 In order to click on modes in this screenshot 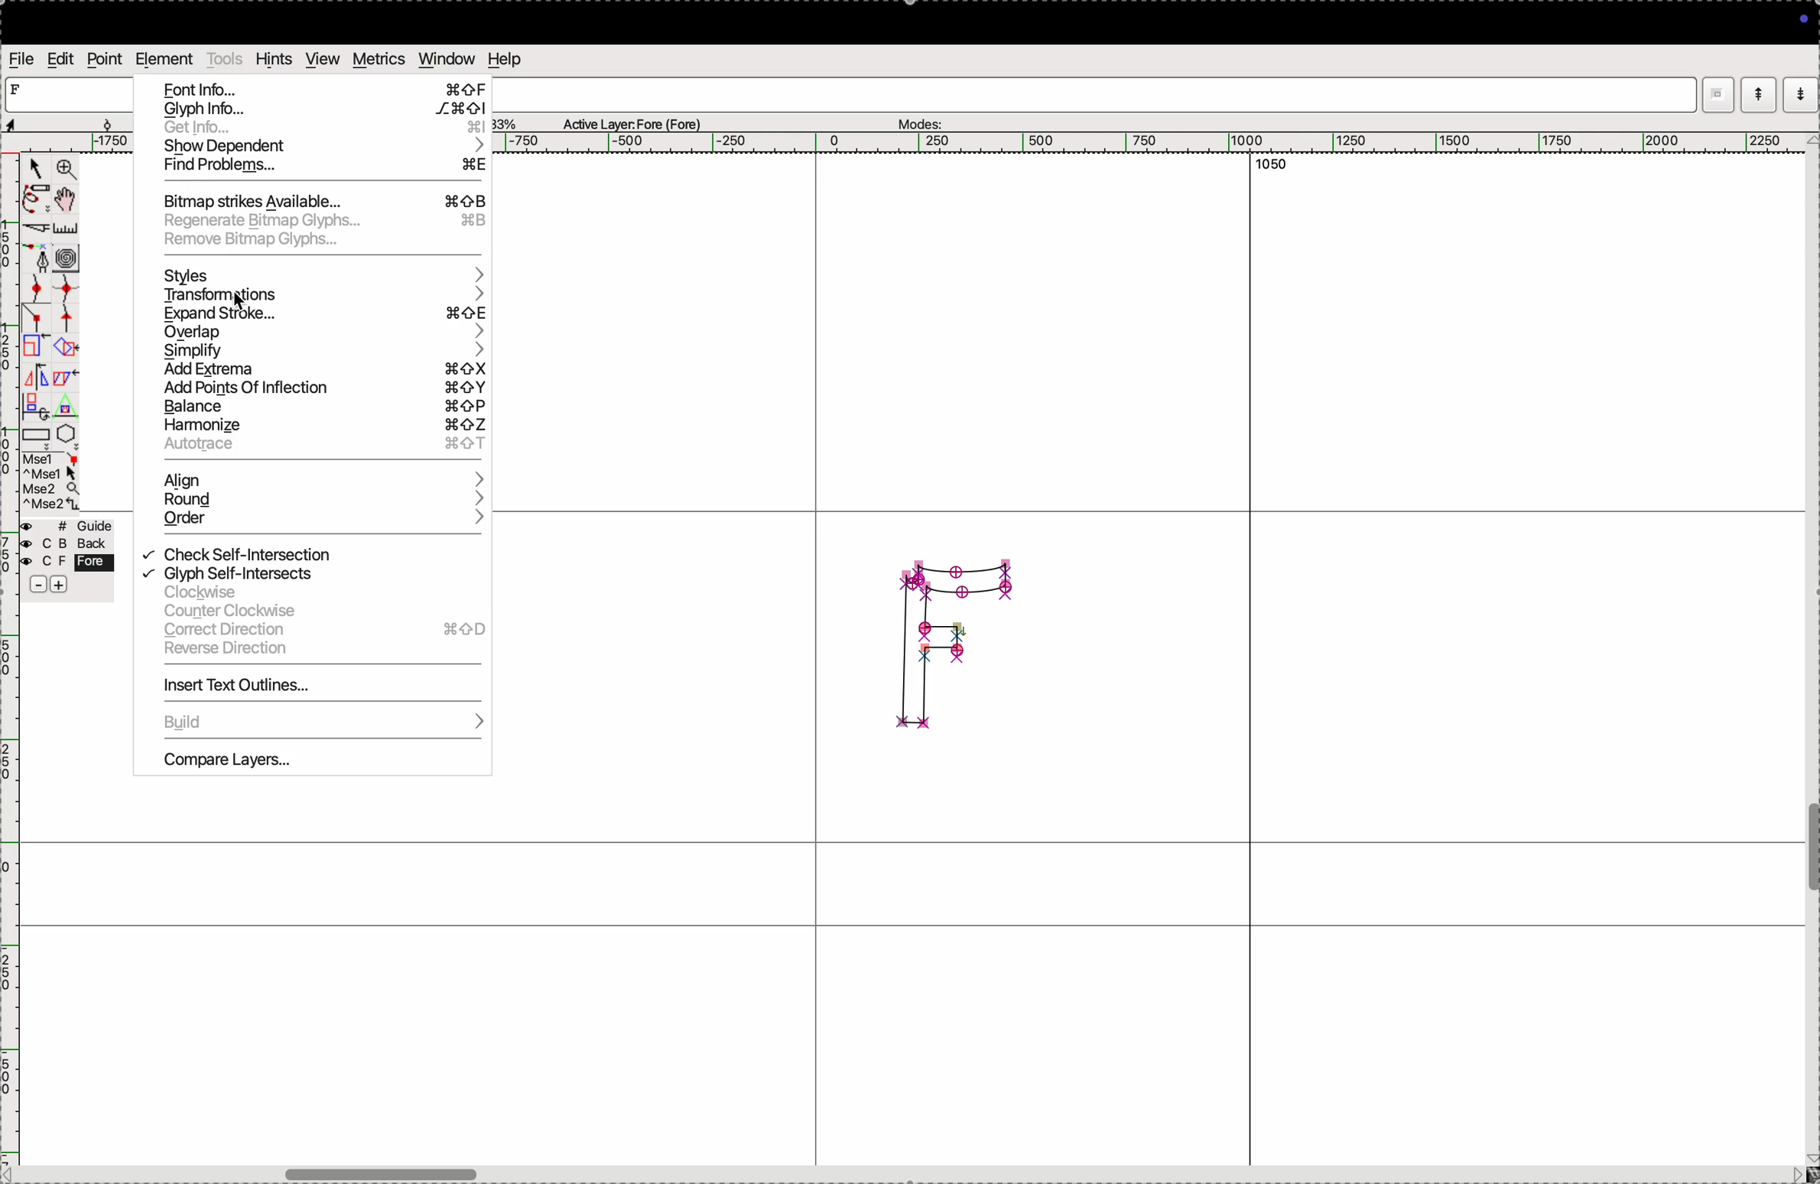, I will do `click(918, 121)`.